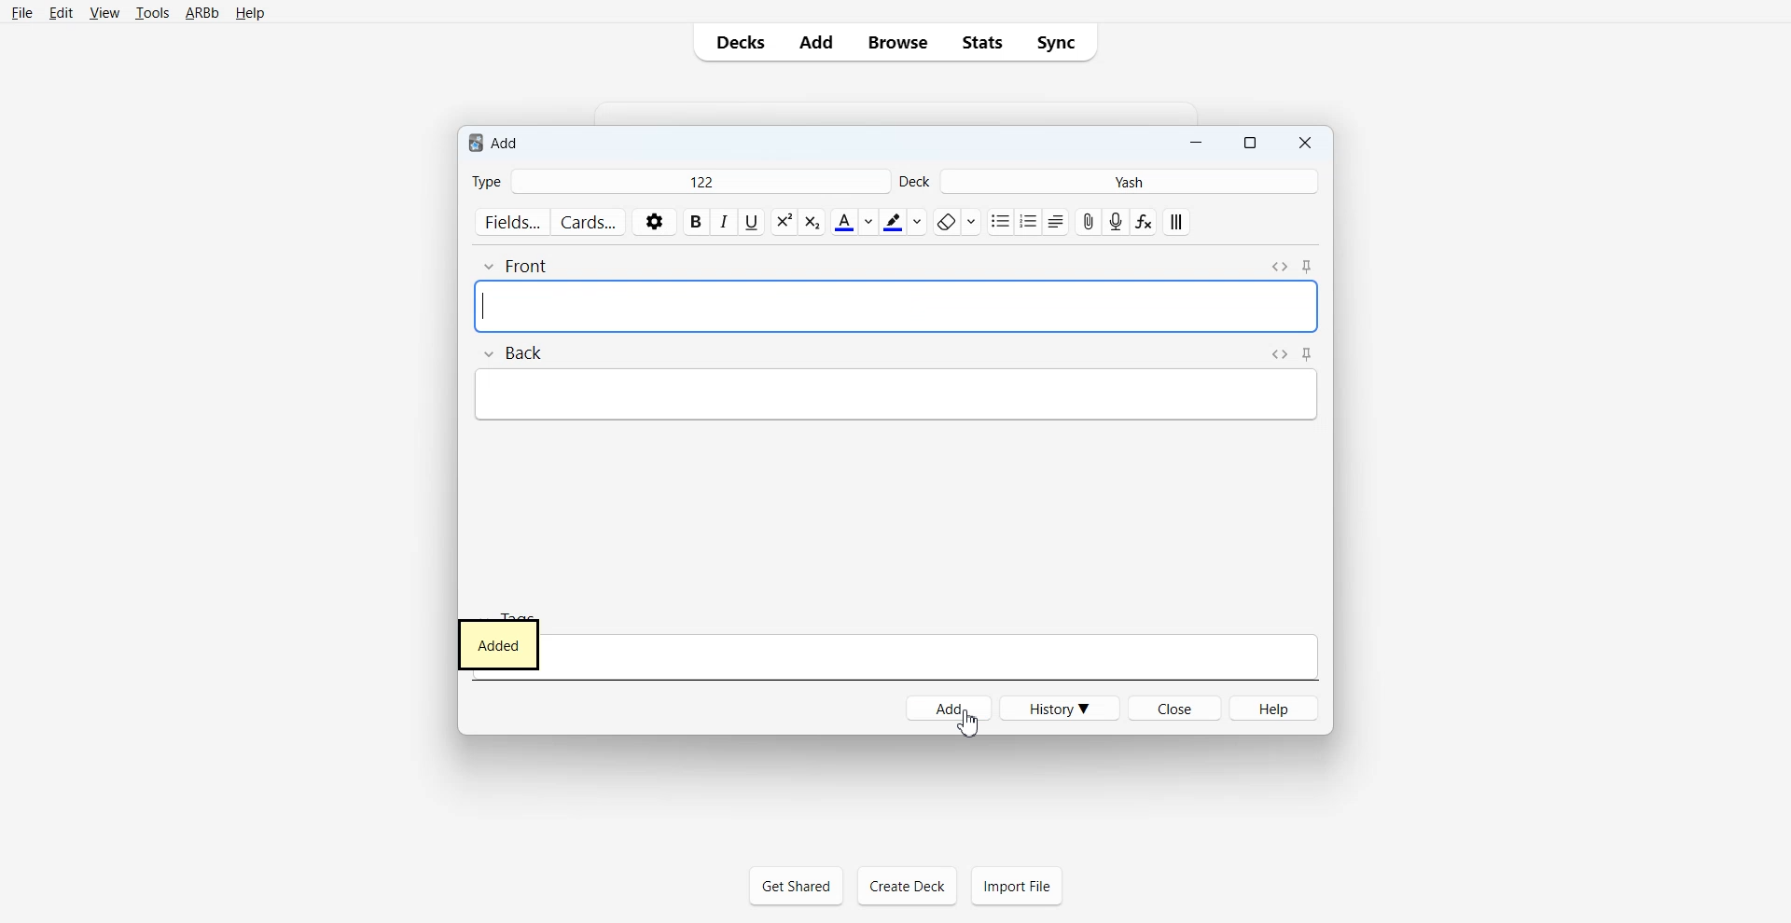 The width and height of the screenshot is (1791, 923). What do you see at coordinates (1186, 222) in the screenshot?
I see `alignment` at bounding box center [1186, 222].